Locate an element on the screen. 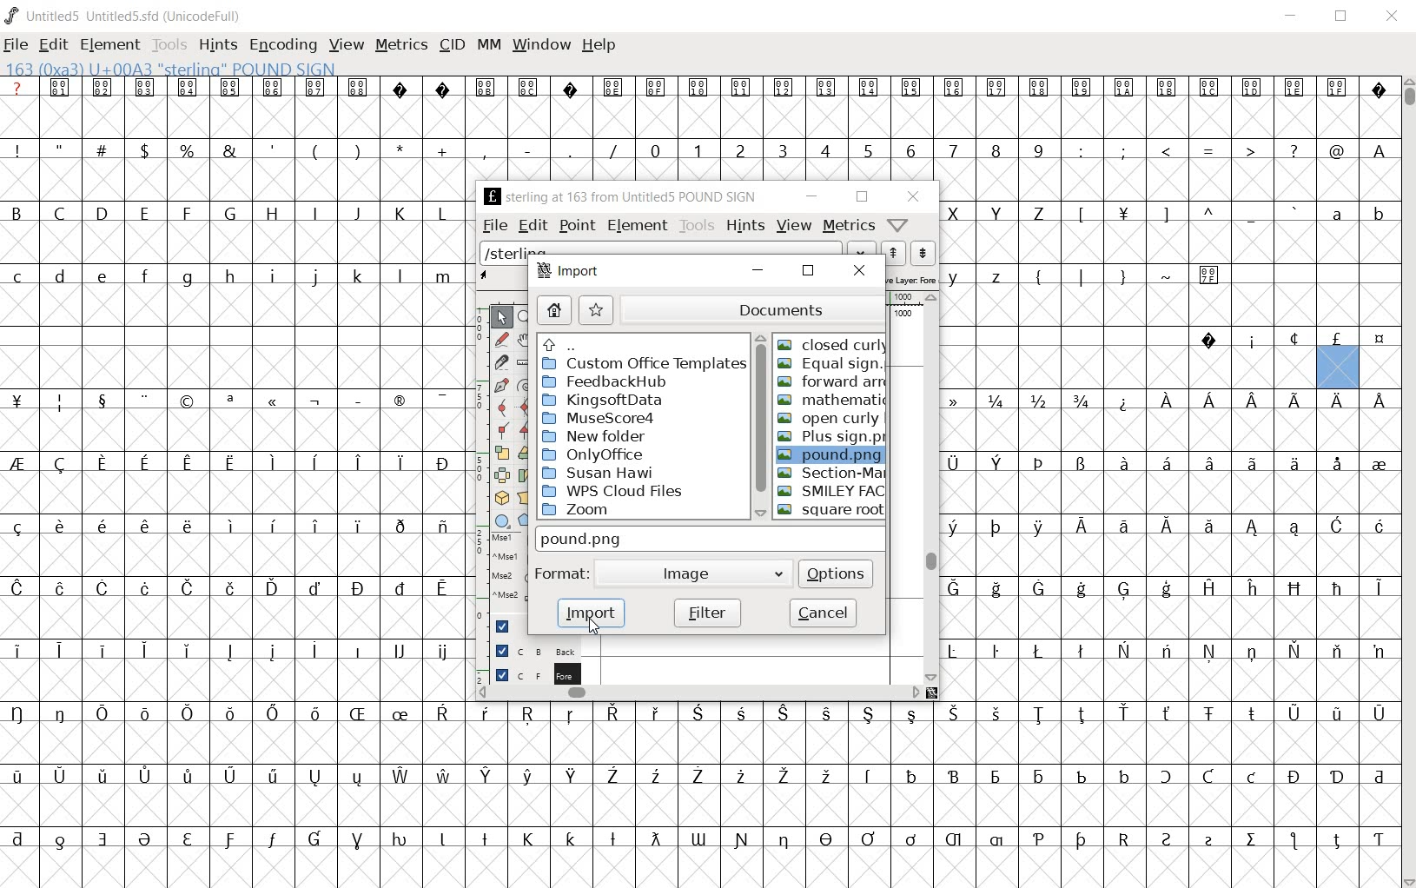 The image size is (1416, 888). Symbol is located at coordinates (103, 838).